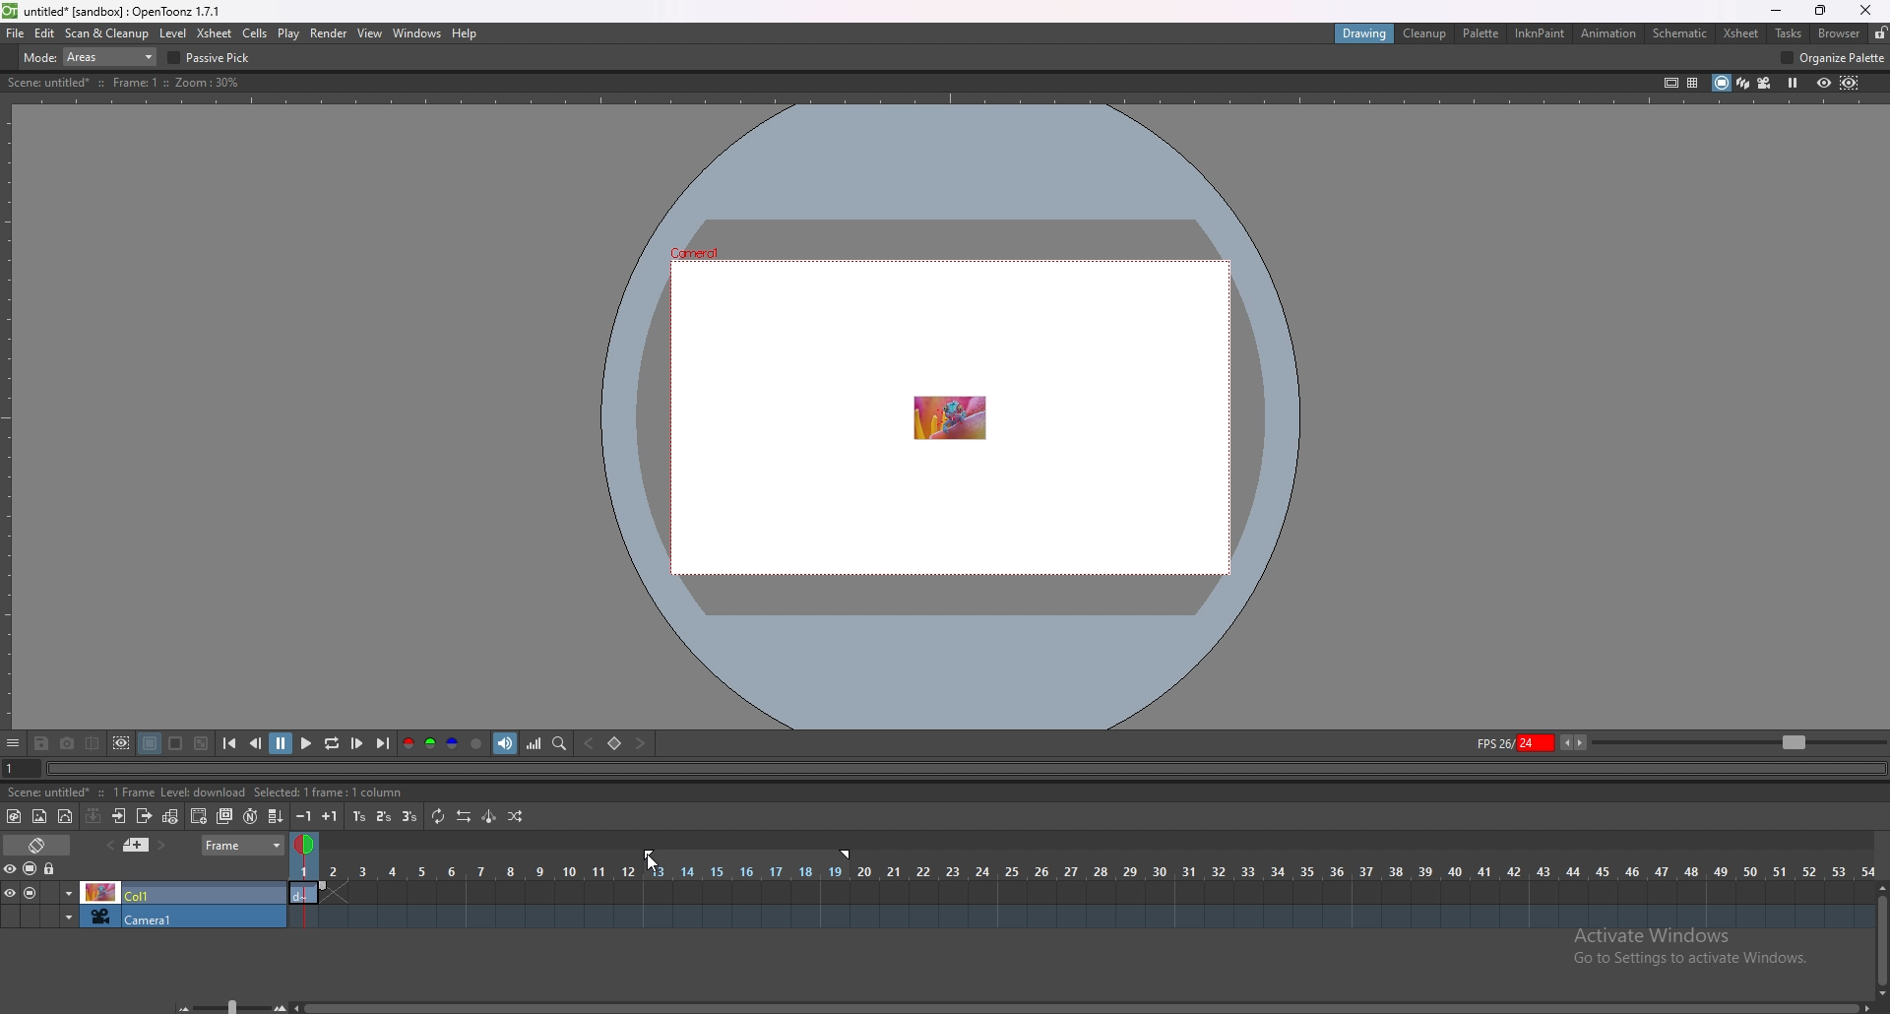  Describe the element at coordinates (330, 33) in the screenshot. I see `render` at that location.